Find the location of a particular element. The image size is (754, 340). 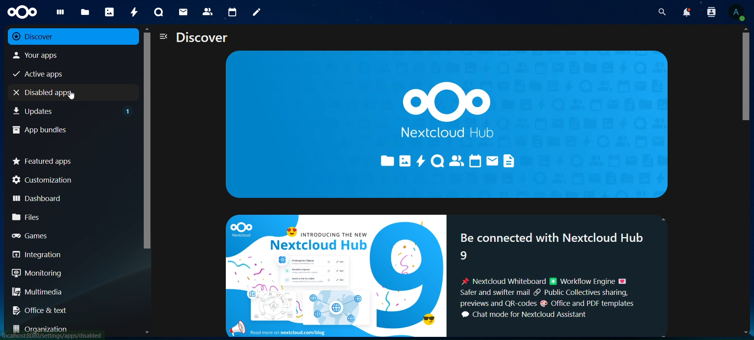

integration is located at coordinates (68, 255).